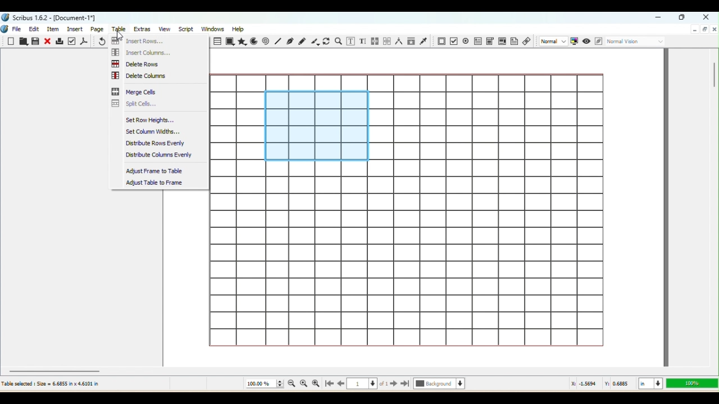 This screenshot has width=719, height=404. I want to click on Table, so click(121, 30).